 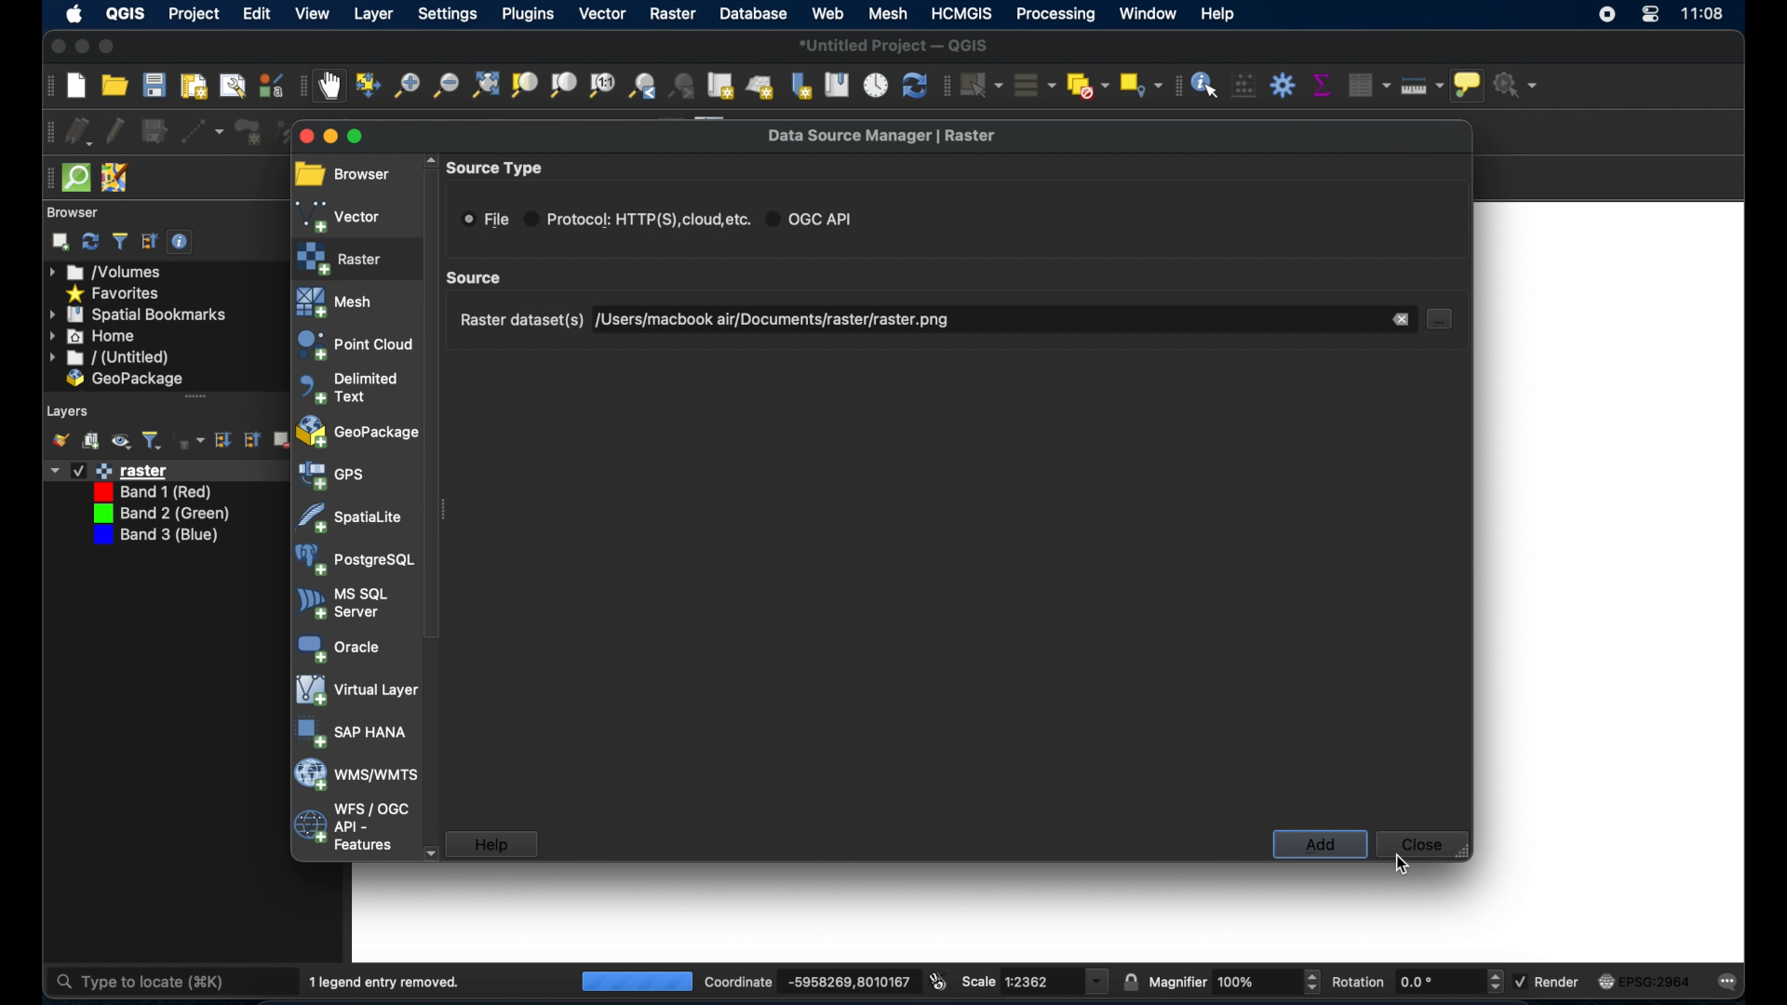 I want to click on untitled project - QGIS, so click(x=898, y=45).